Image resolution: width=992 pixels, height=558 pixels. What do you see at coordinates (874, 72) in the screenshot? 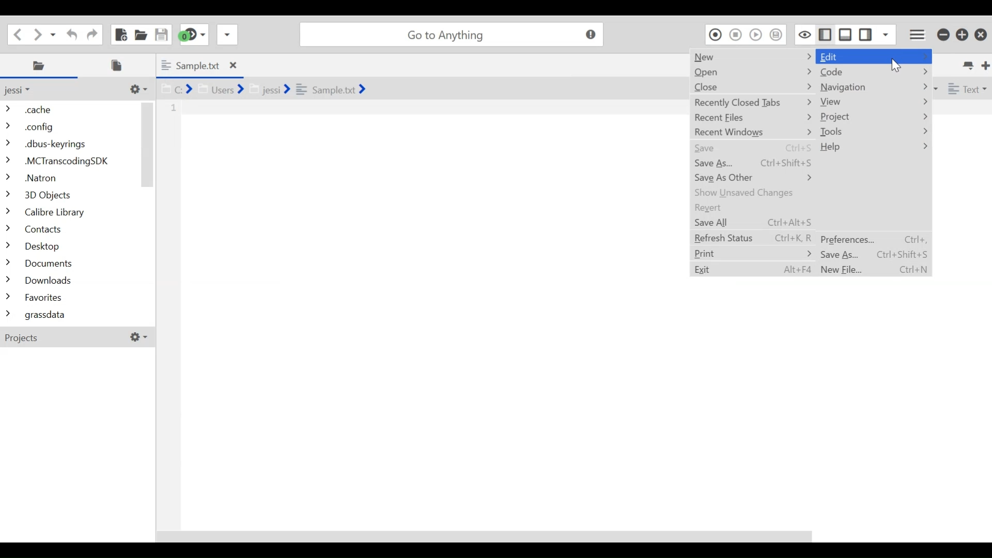
I see `Code` at bounding box center [874, 72].